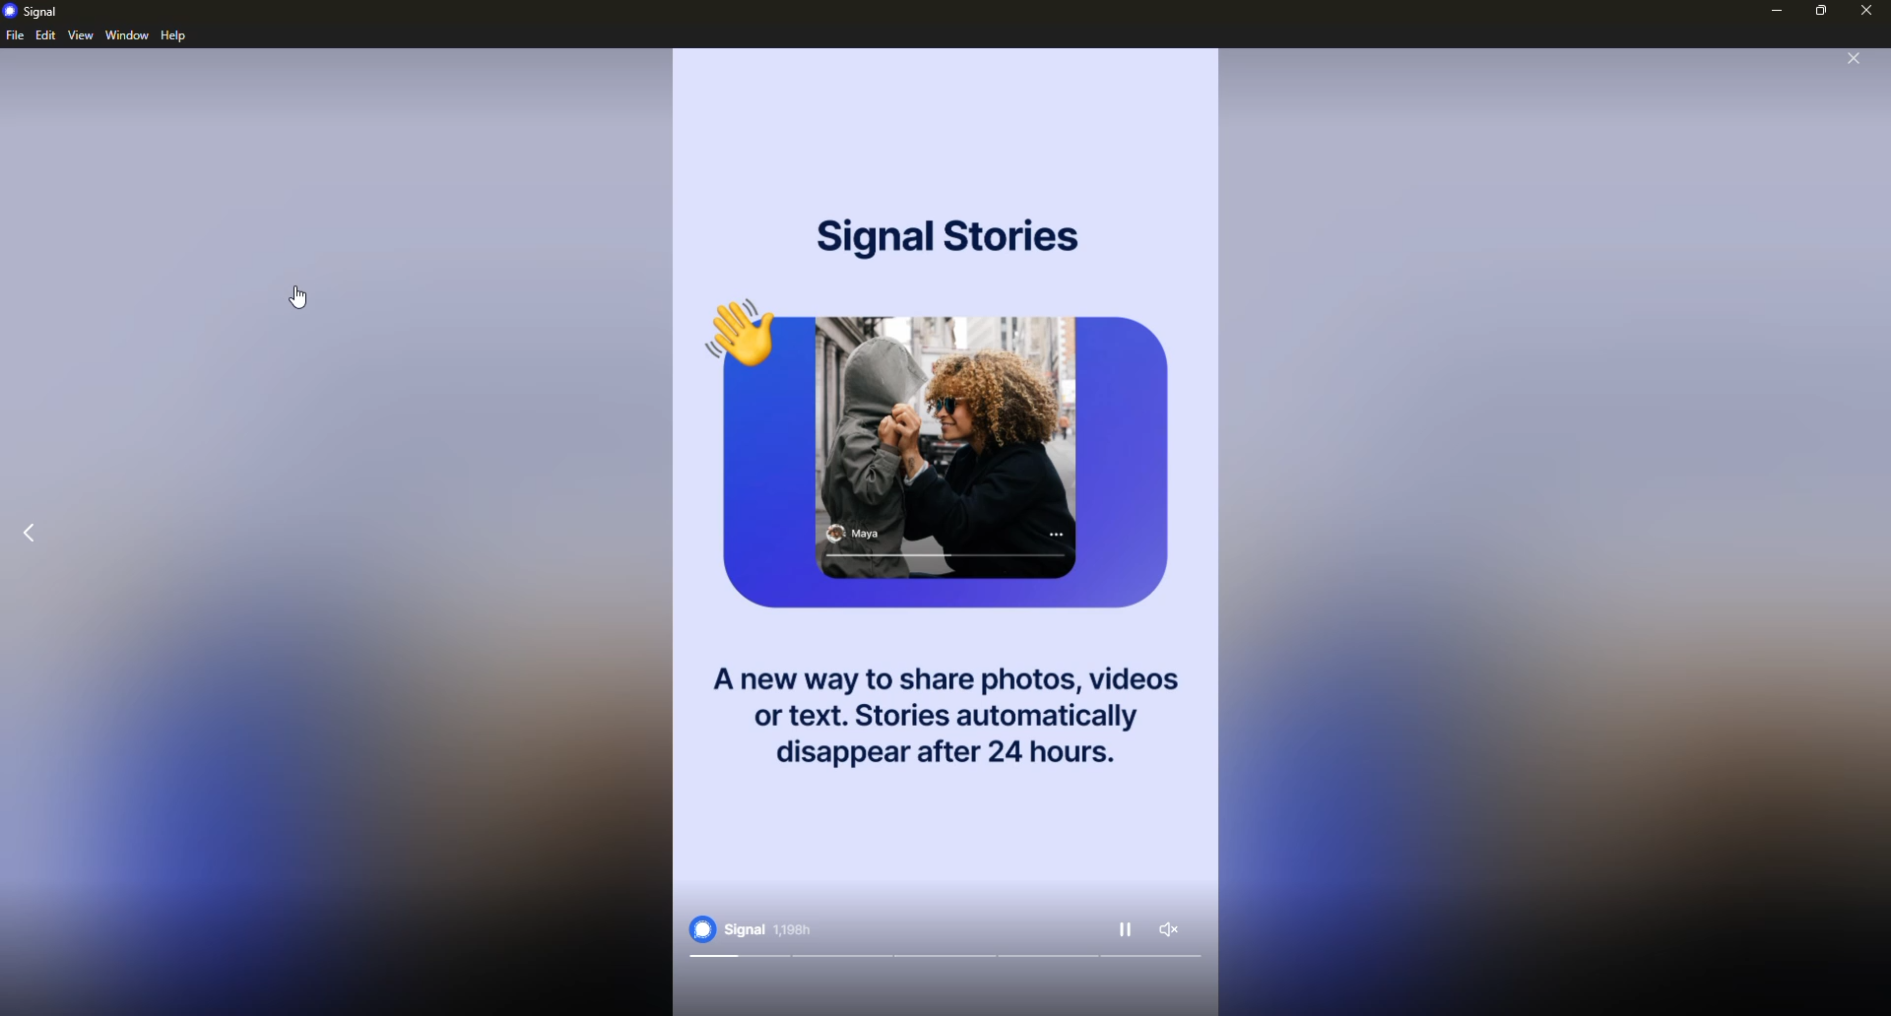 The height and width of the screenshot is (1016, 1891). I want to click on muted, so click(1169, 929).